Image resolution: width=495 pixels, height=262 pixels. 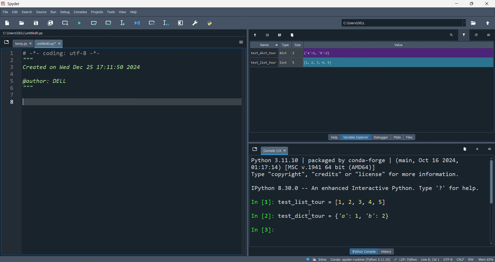 What do you see at coordinates (363, 198) in the screenshot?
I see `Python 3.11.10 | packaged by conda-forge | (main, Oct 16 2024, 01:17:14)
[MSC v.1941 64 bit (AMD64)]

Type "copyright", "credits" or "license" for more information.

IPython 8.30.0 -- An enhanced Interactive Python. Type '?' for help.

In [1]: test_list_tour = [1, 2, 3, 4, 5]

In [2]: test_dict_tour = {'a’': 1, 'b': 2}

In [3]:` at bounding box center [363, 198].